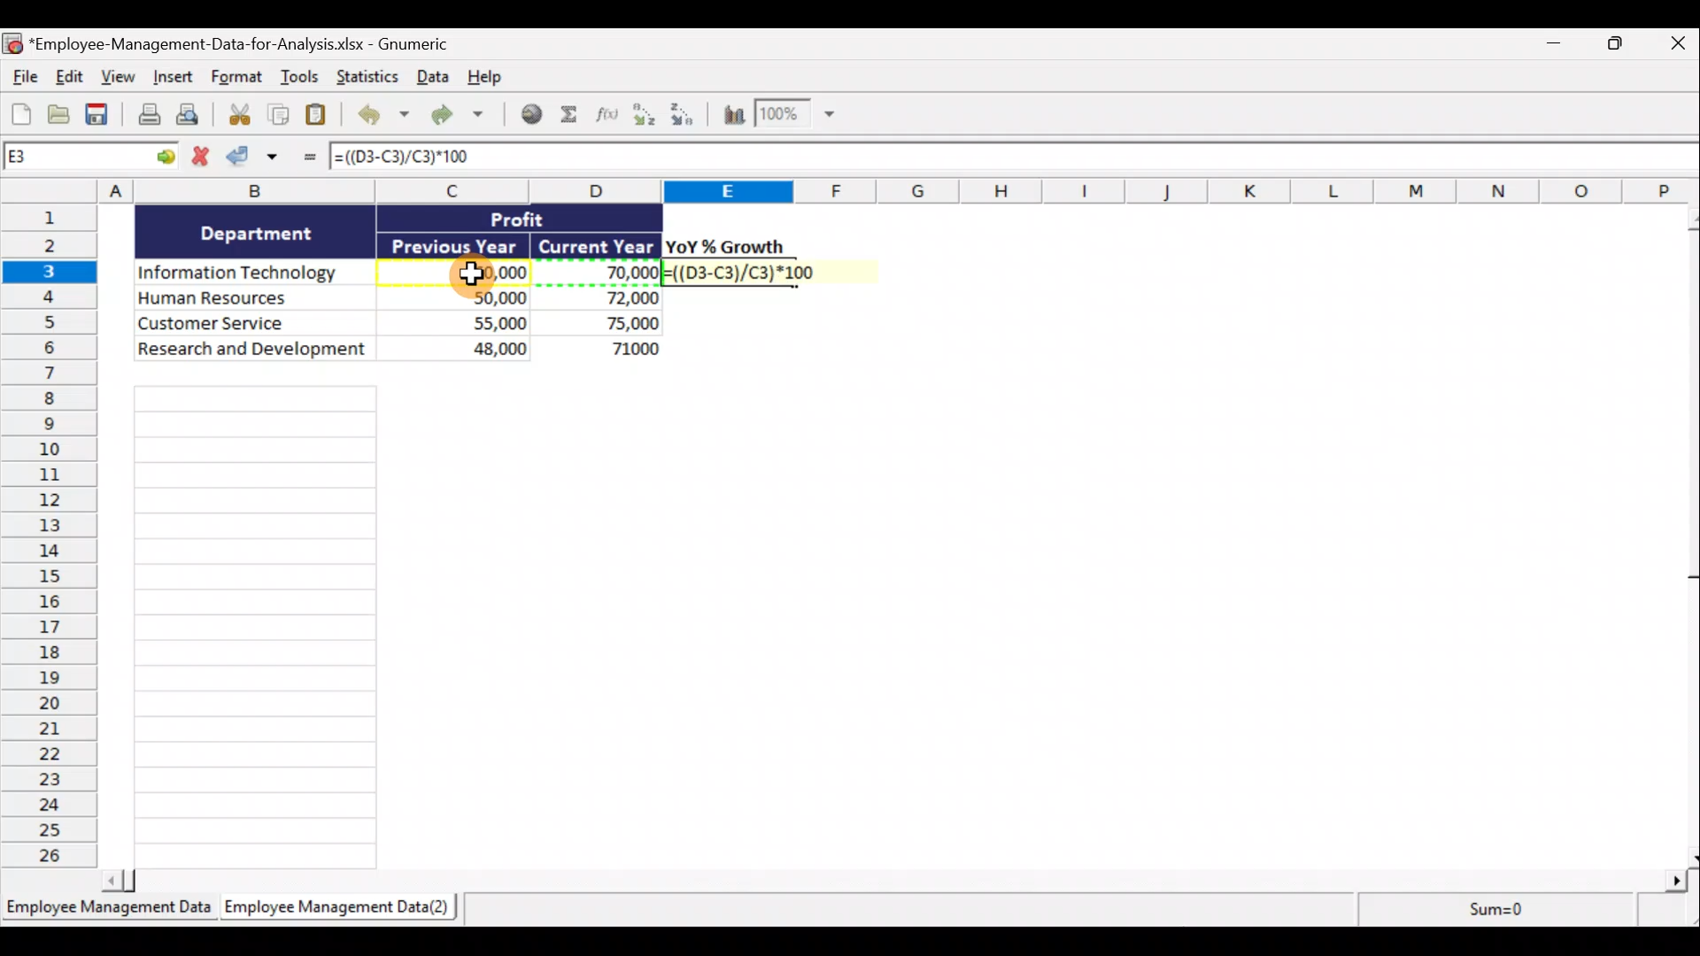  What do you see at coordinates (475, 277) in the screenshot?
I see `Cursor` at bounding box center [475, 277].